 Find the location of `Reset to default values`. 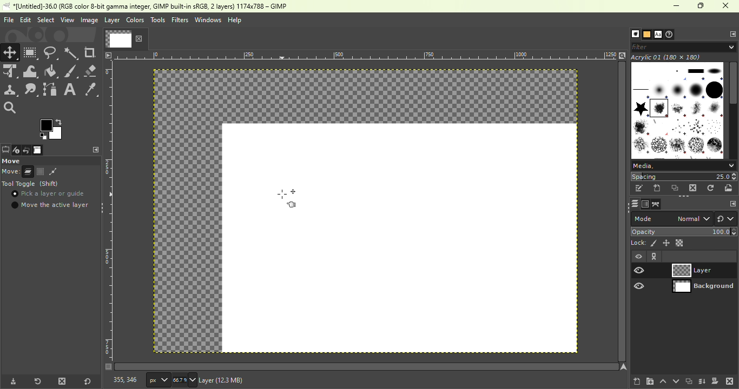

Reset to default values is located at coordinates (86, 380).